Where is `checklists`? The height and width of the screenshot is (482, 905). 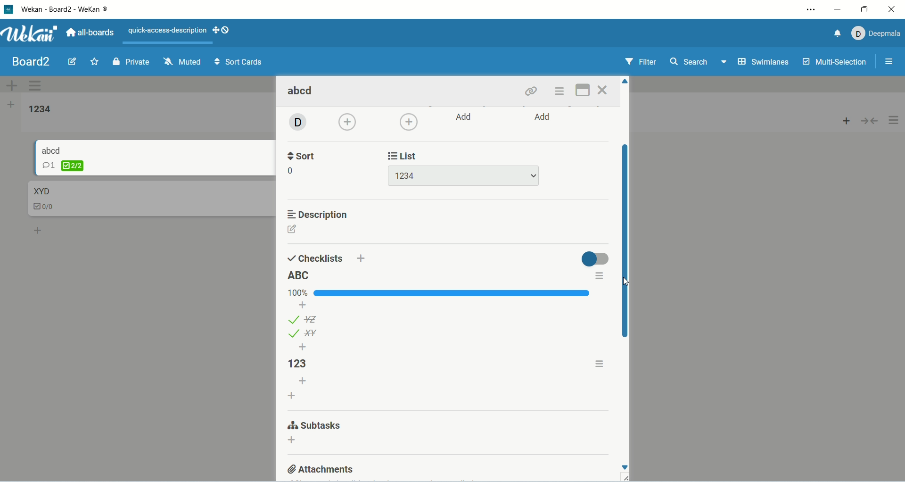 checklists is located at coordinates (315, 258).